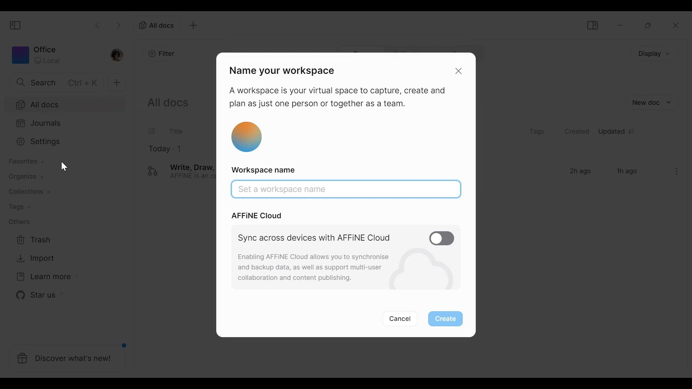  What do you see at coordinates (262, 170) in the screenshot?
I see `Workspace name` at bounding box center [262, 170].